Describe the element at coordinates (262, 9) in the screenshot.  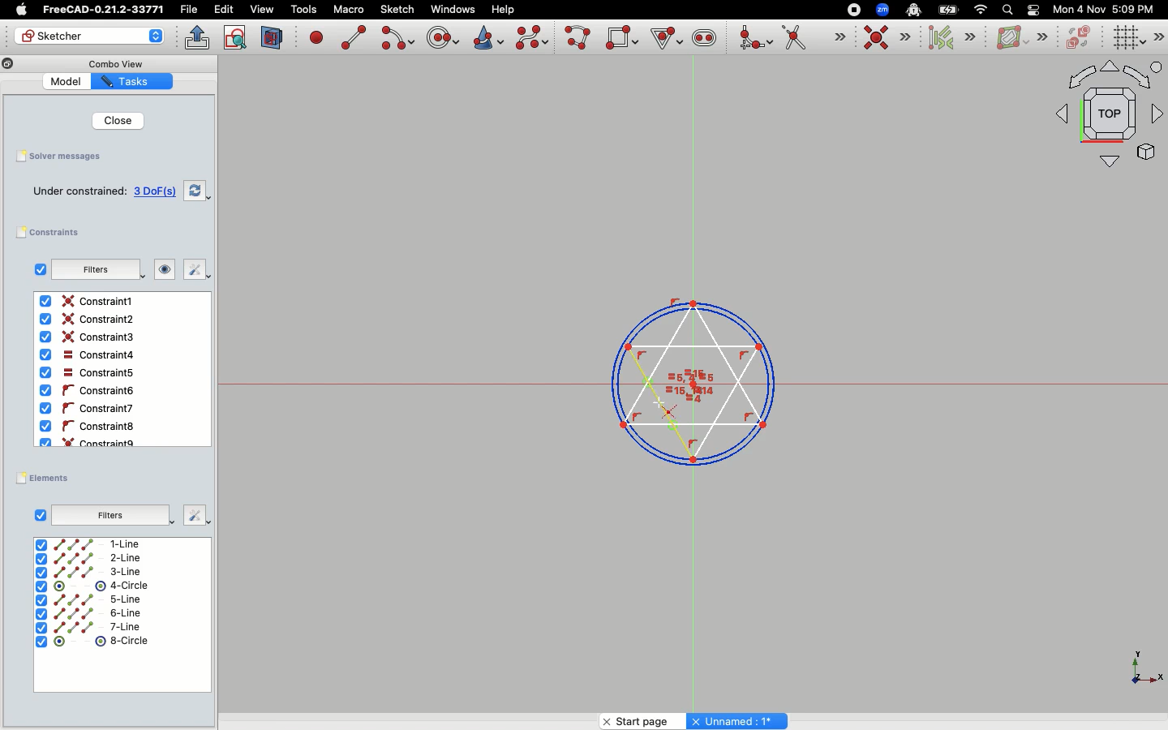
I see `view` at that location.